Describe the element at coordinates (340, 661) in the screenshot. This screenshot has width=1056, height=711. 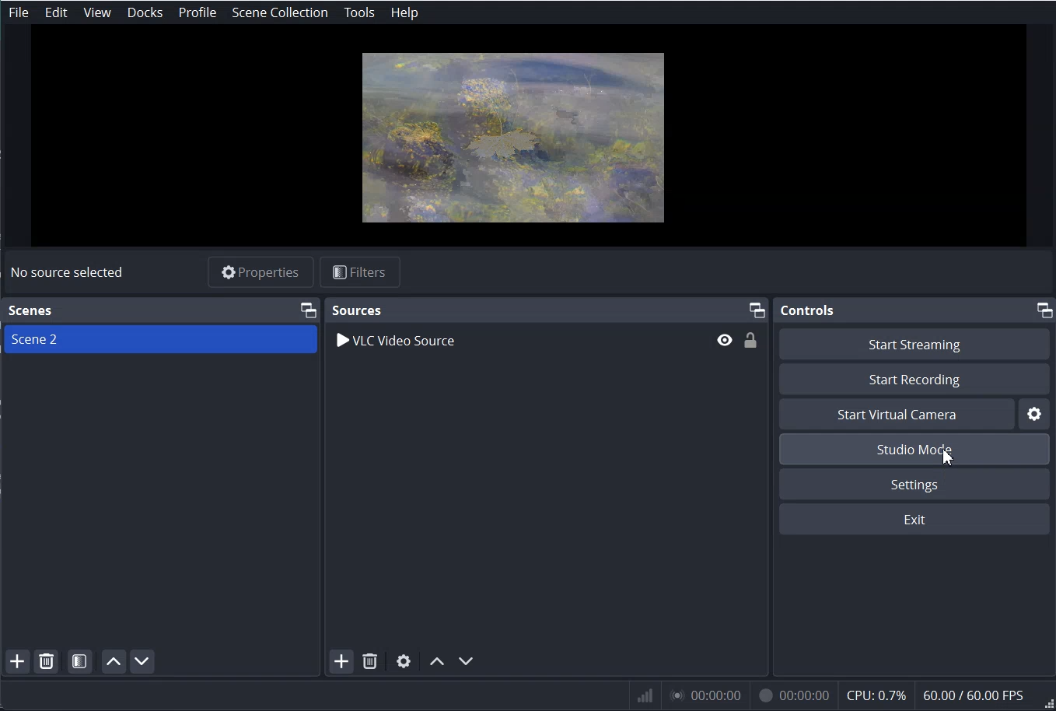
I see `Add Source` at that location.